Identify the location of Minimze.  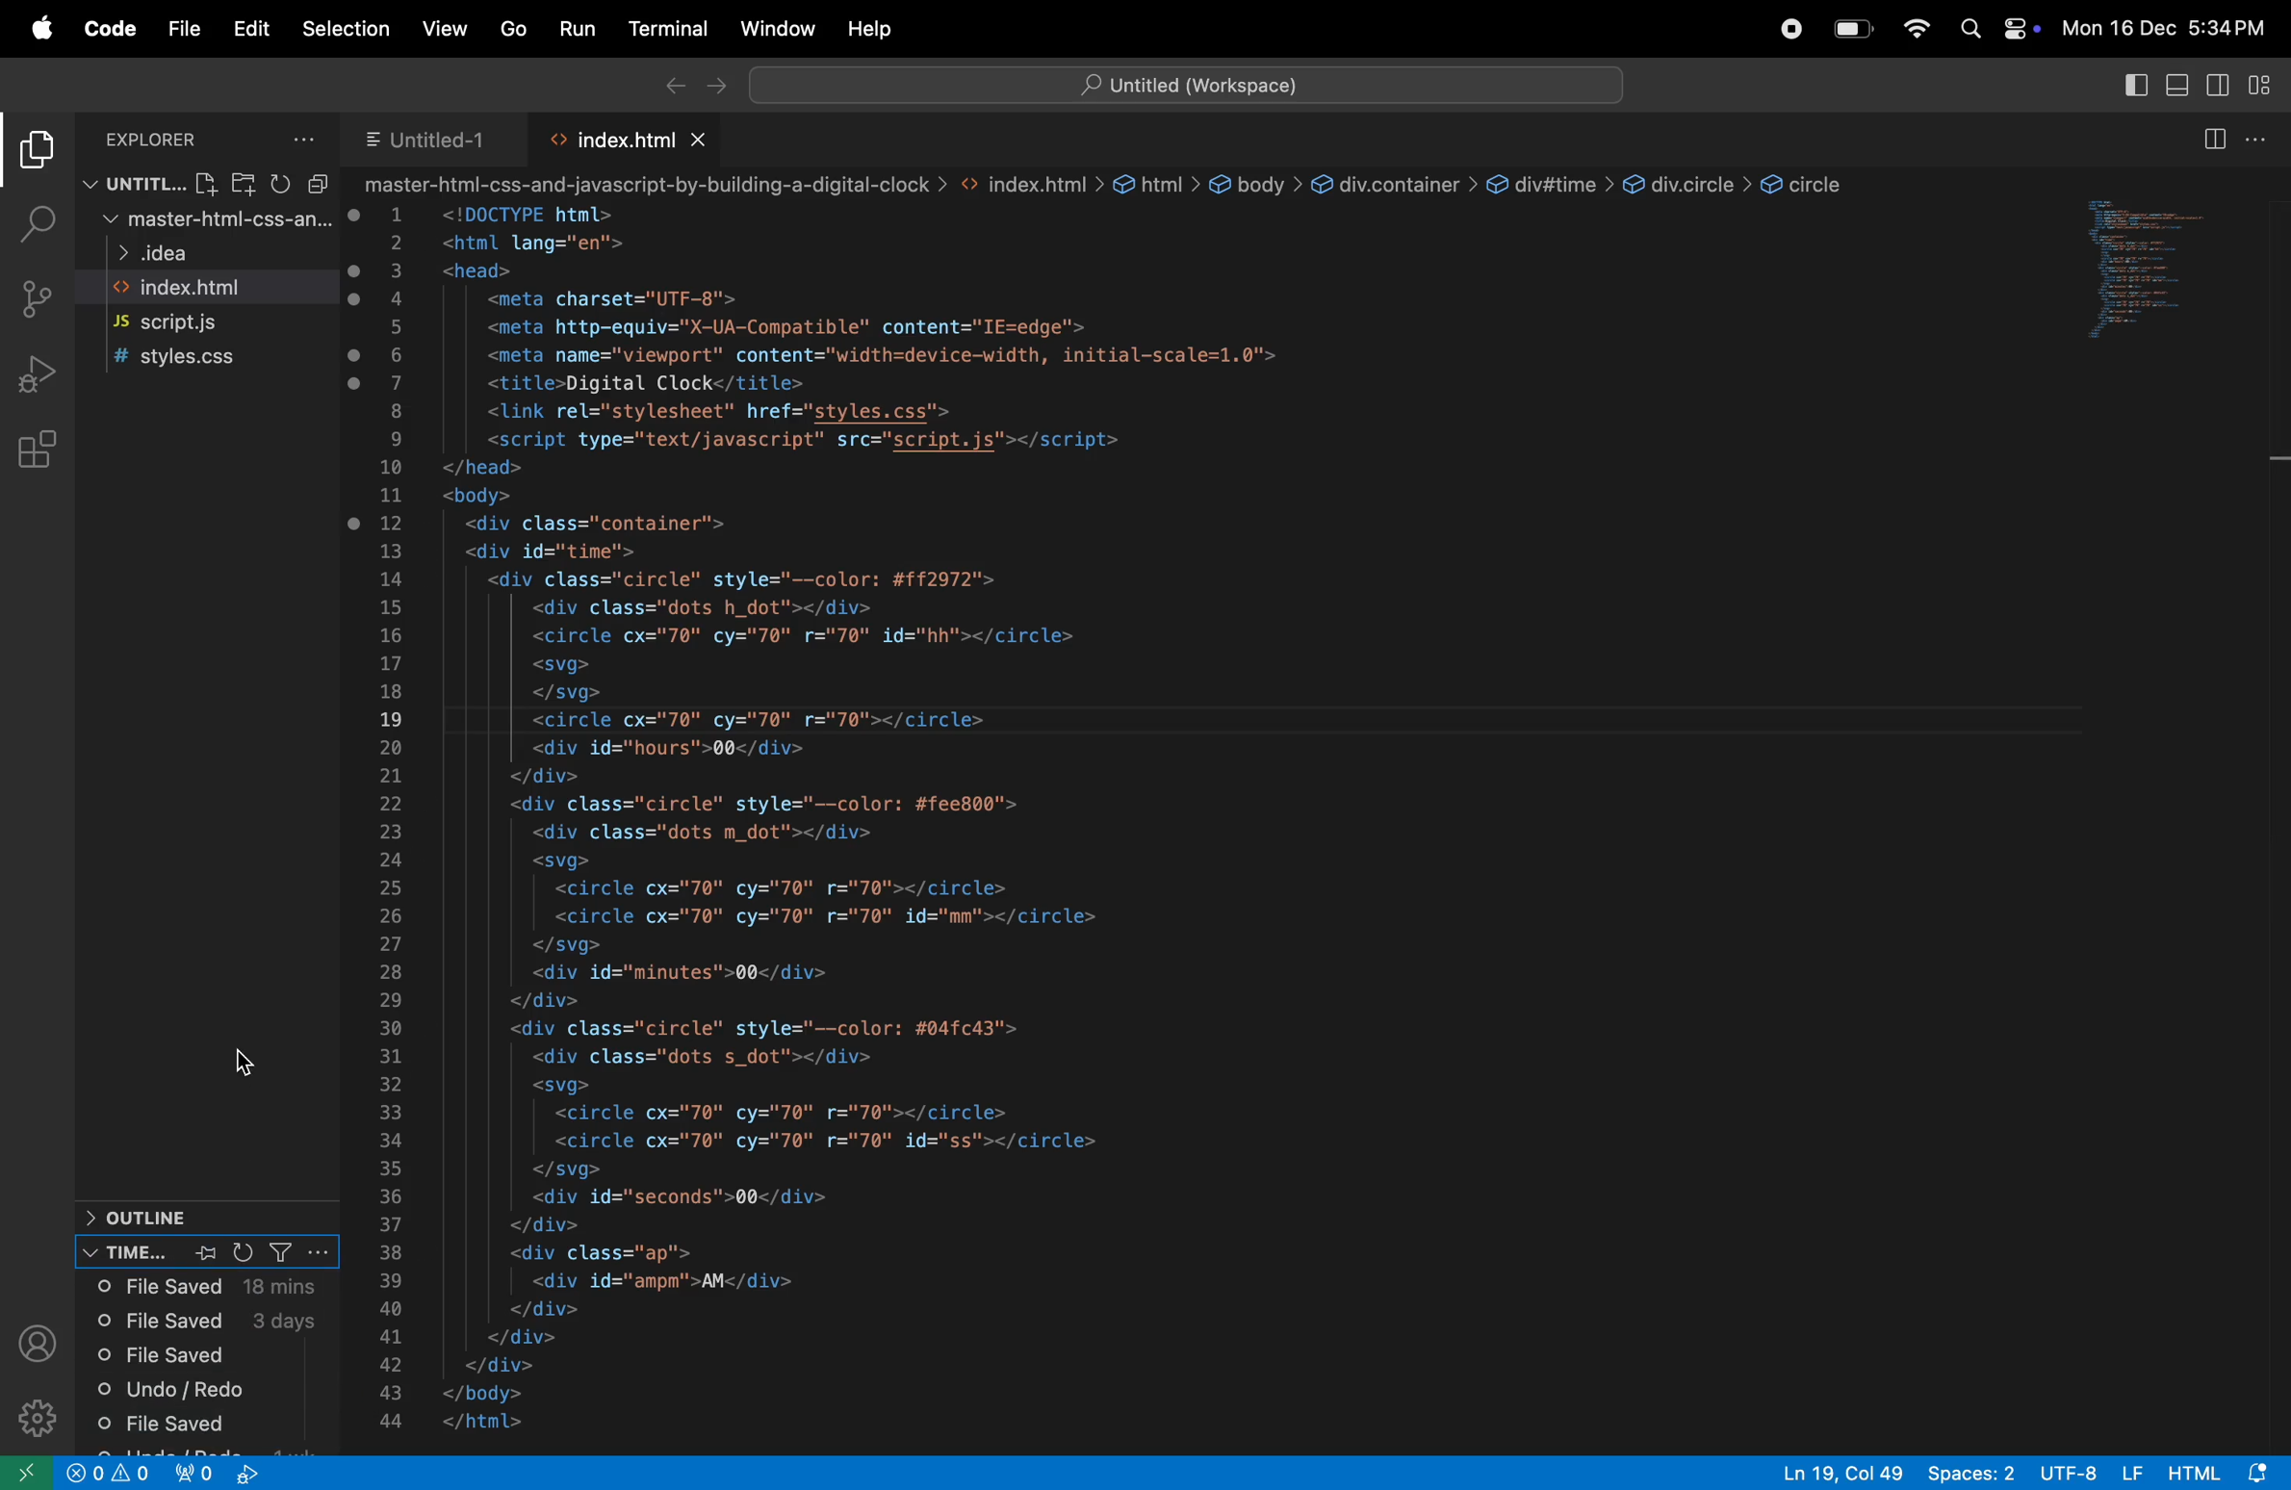
(318, 184).